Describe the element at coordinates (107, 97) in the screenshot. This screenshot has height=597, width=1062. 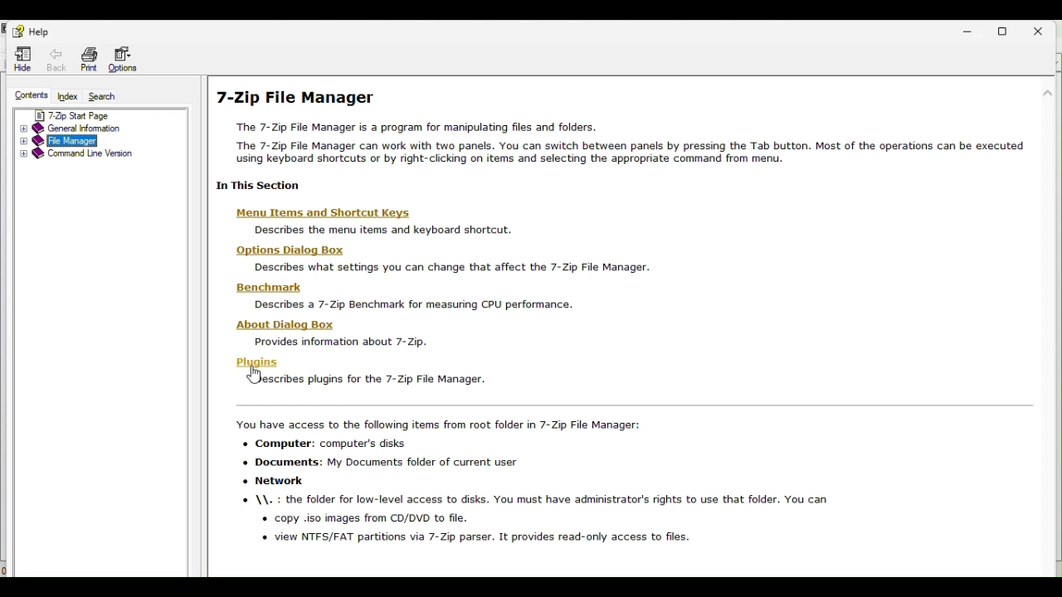
I see `Search` at that location.